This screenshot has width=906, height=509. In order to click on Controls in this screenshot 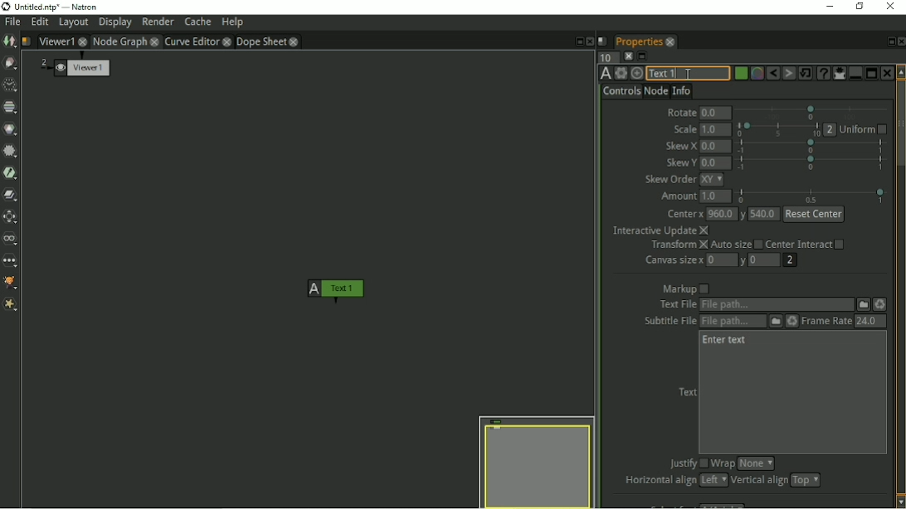, I will do `click(621, 92)`.